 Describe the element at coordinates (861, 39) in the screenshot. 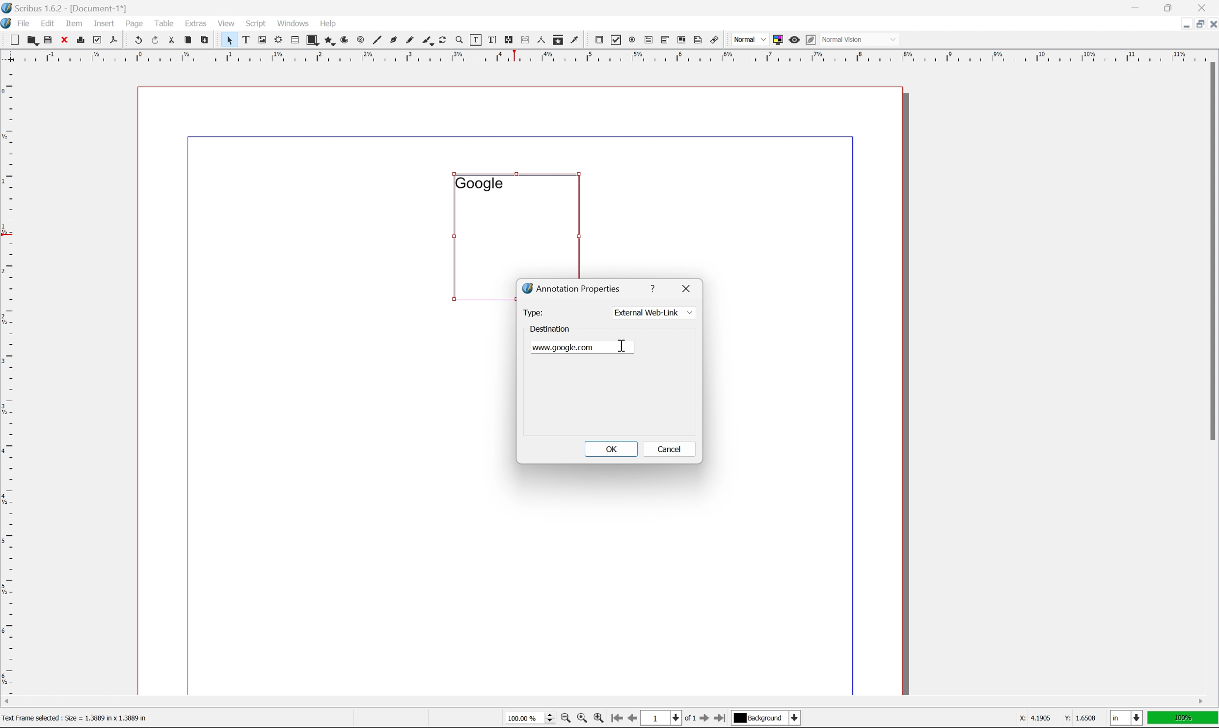

I see `normal vision` at that location.